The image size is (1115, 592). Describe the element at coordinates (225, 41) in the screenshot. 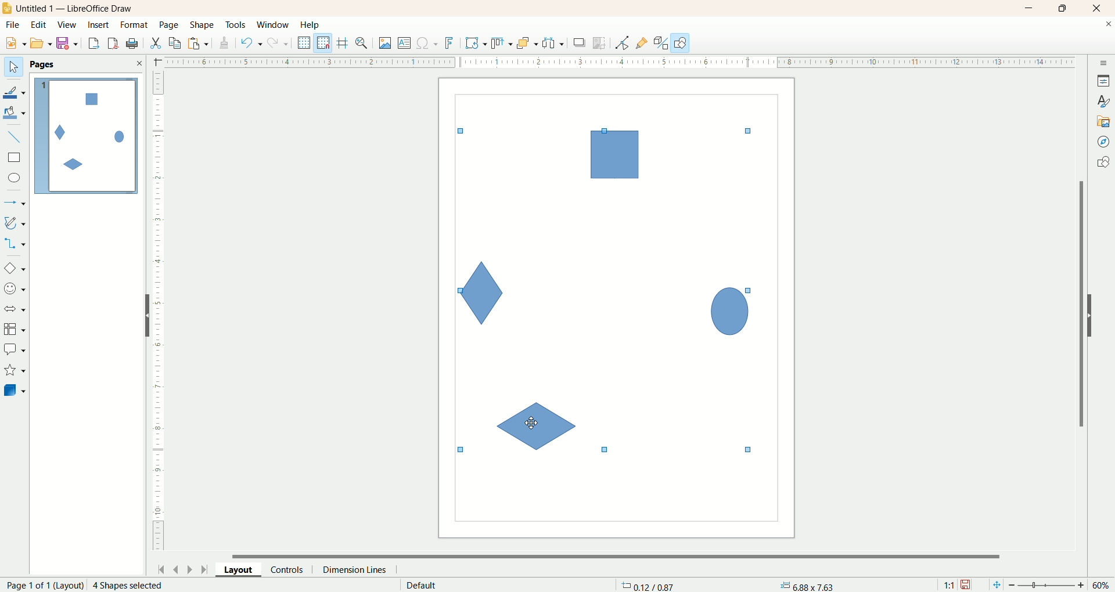

I see `clone formatting` at that location.